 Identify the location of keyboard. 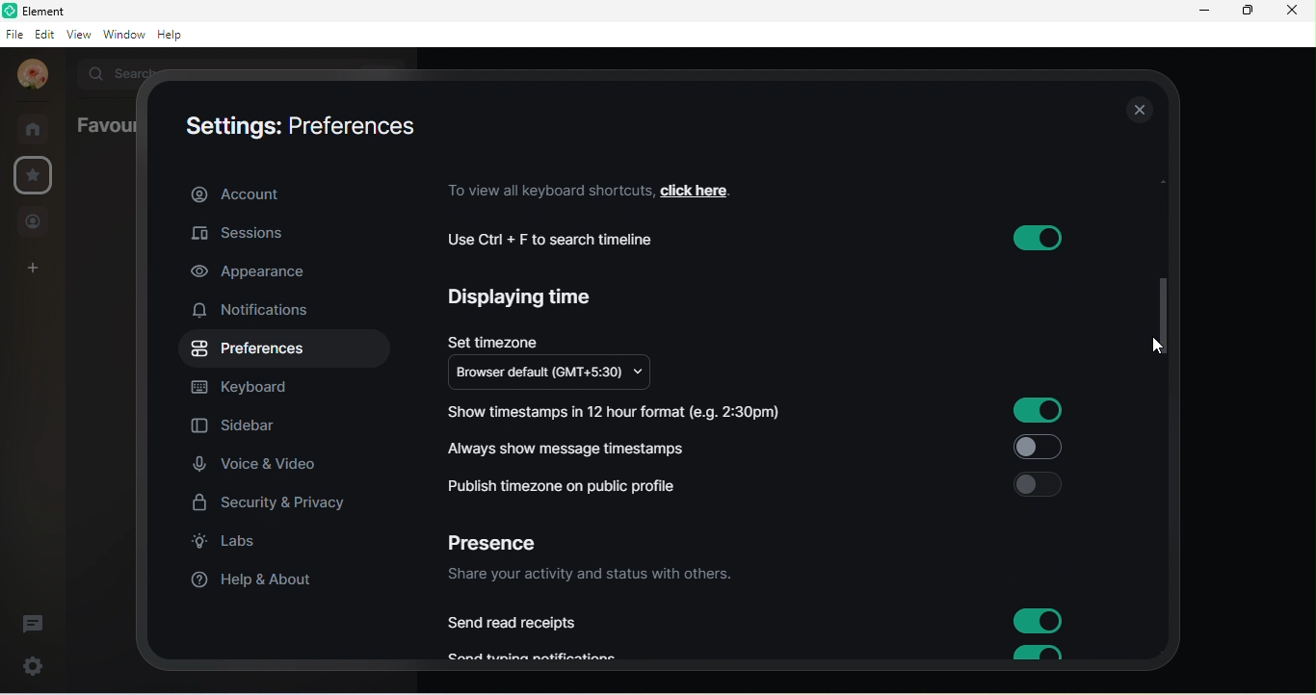
(254, 387).